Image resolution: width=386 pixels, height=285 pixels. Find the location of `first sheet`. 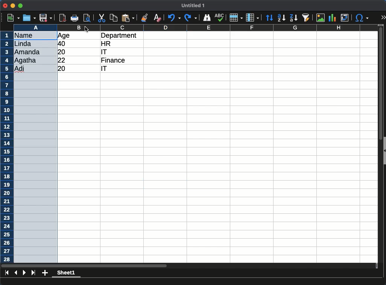

first sheet is located at coordinates (7, 273).